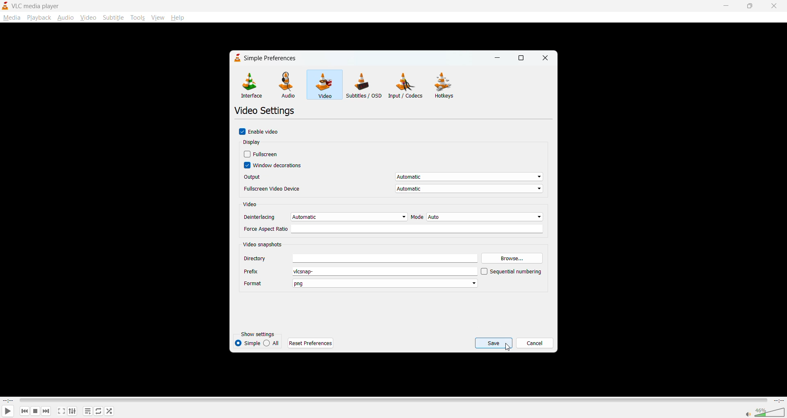 Image resolution: width=787 pixels, height=418 pixels. Describe the element at coordinates (261, 334) in the screenshot. I see `show settings` at that location.